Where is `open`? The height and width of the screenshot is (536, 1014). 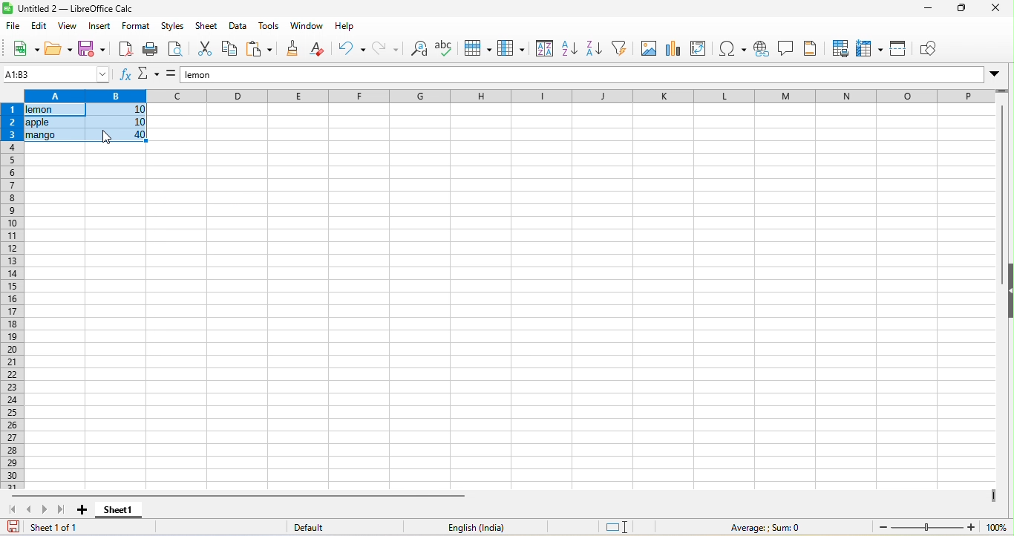 open is located at coordinates (58, 49).